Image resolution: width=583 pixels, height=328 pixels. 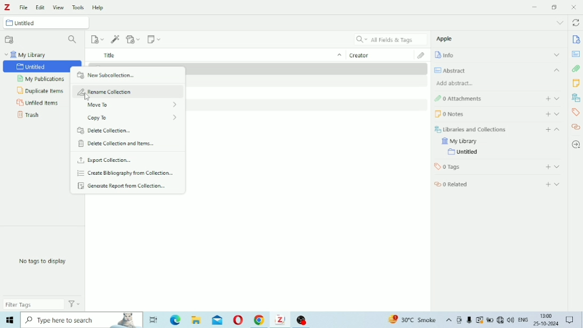 I want to click on , so click(x=302, y=319).